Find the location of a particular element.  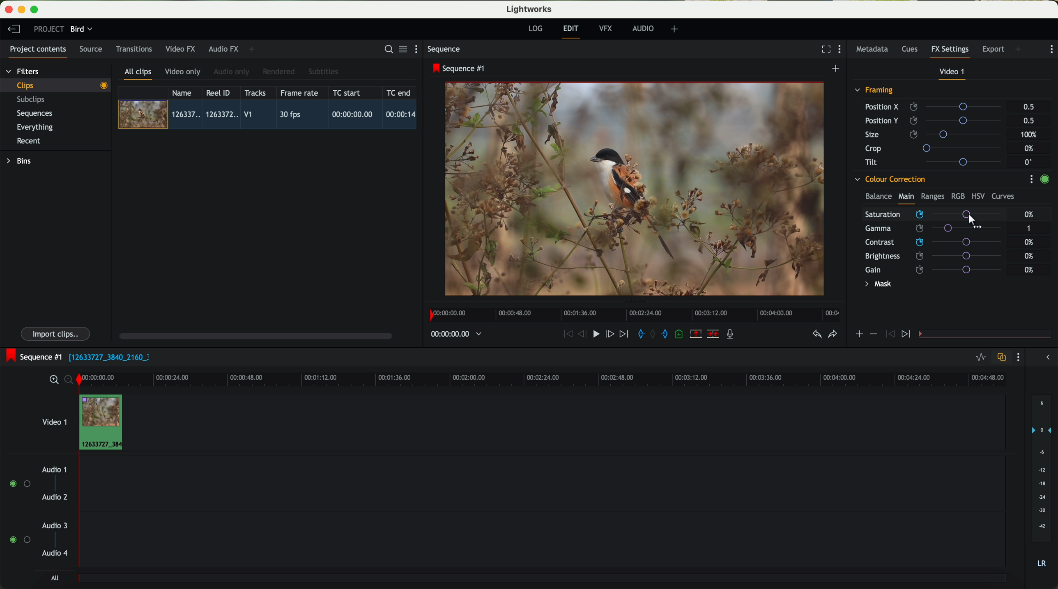

edit is located at coordinates (572, 31).